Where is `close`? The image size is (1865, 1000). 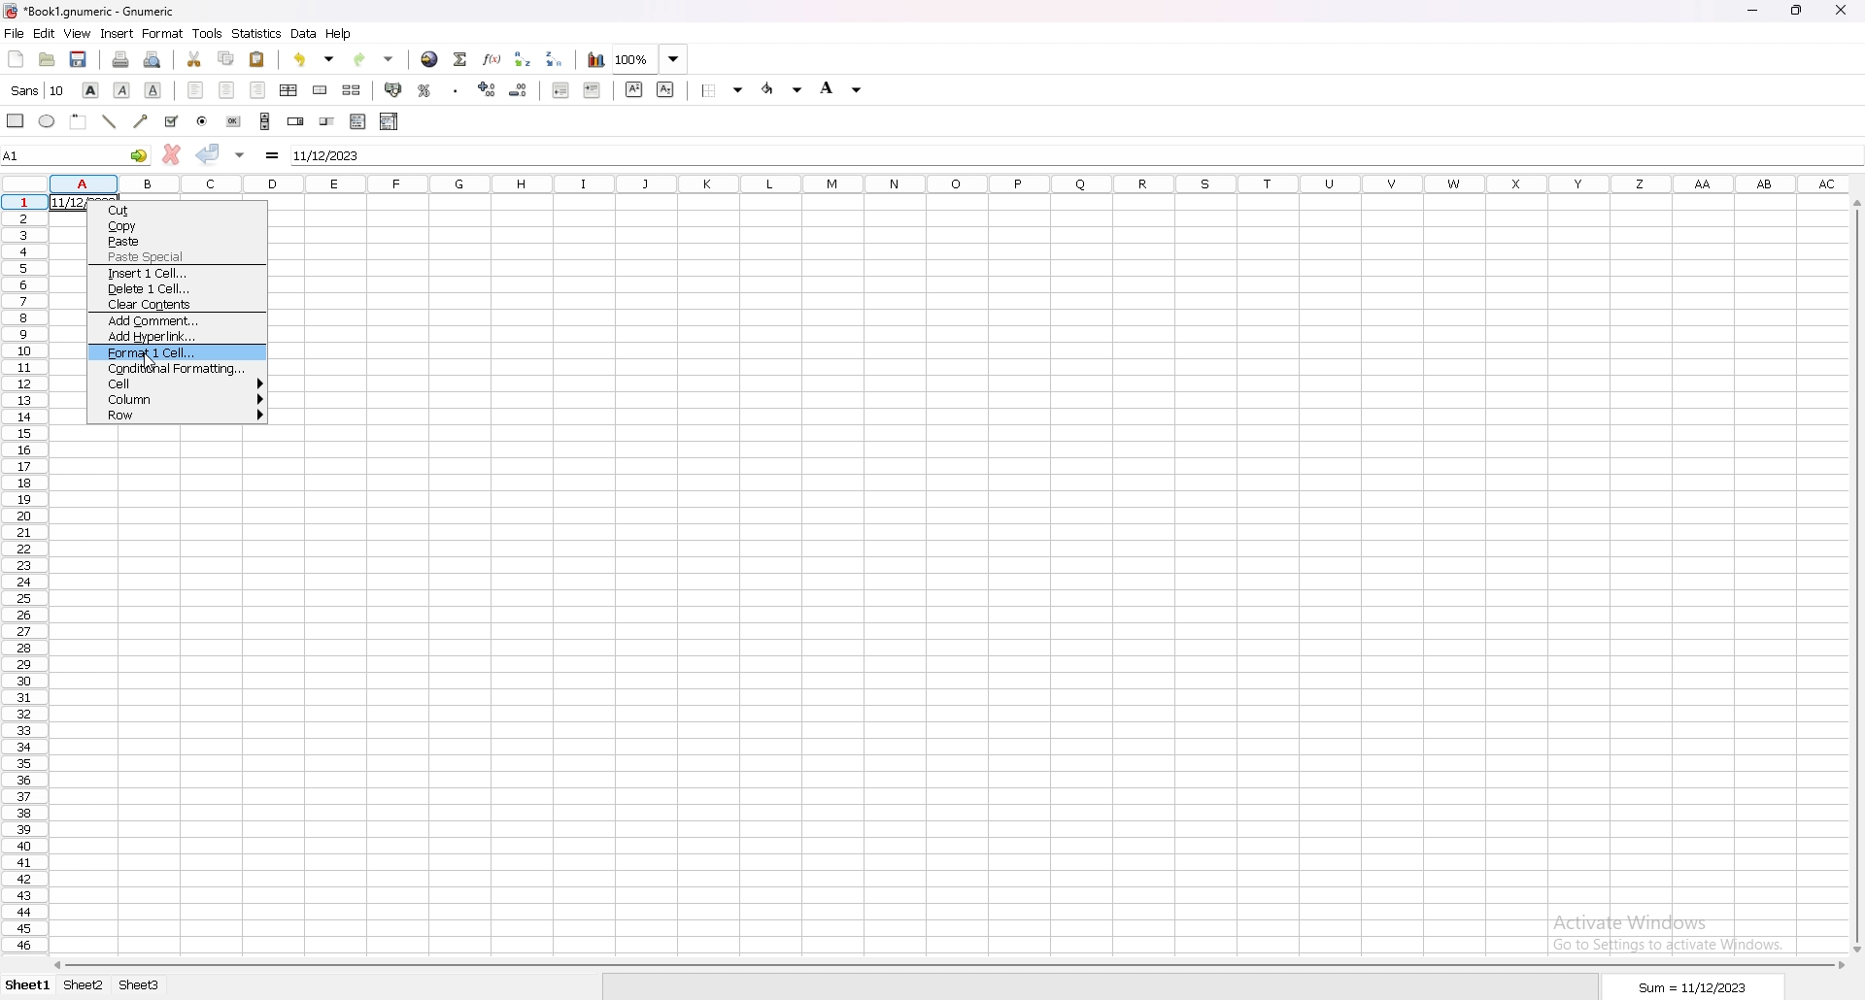 close is located at coordinates (1843, 11).